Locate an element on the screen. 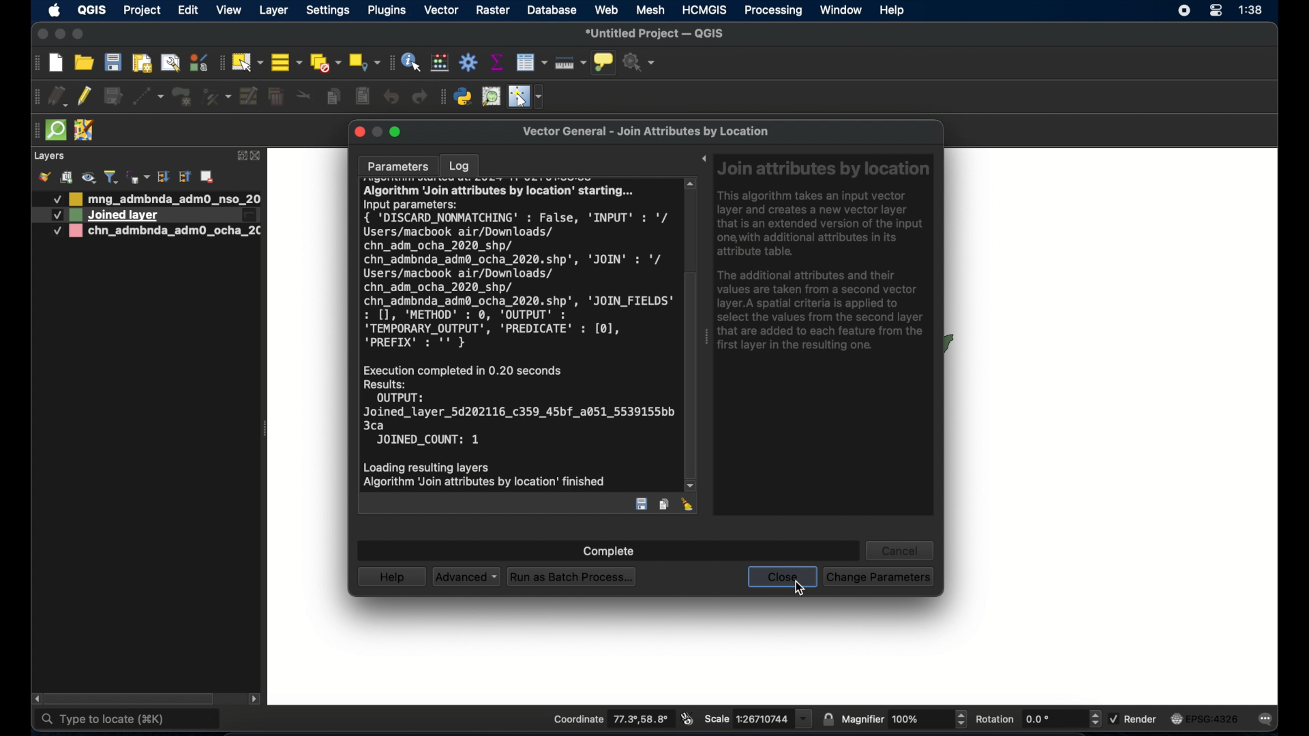 The height and width of the screenshot is (736, 1309). close is located at coordinates (259, 157).